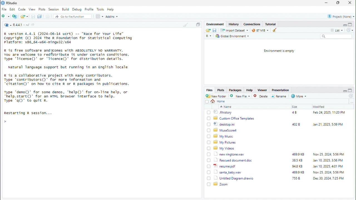  What do you see at coordinates (236, 90) in the screenshot?
I see `Packages` at bounding box center [236, 90].